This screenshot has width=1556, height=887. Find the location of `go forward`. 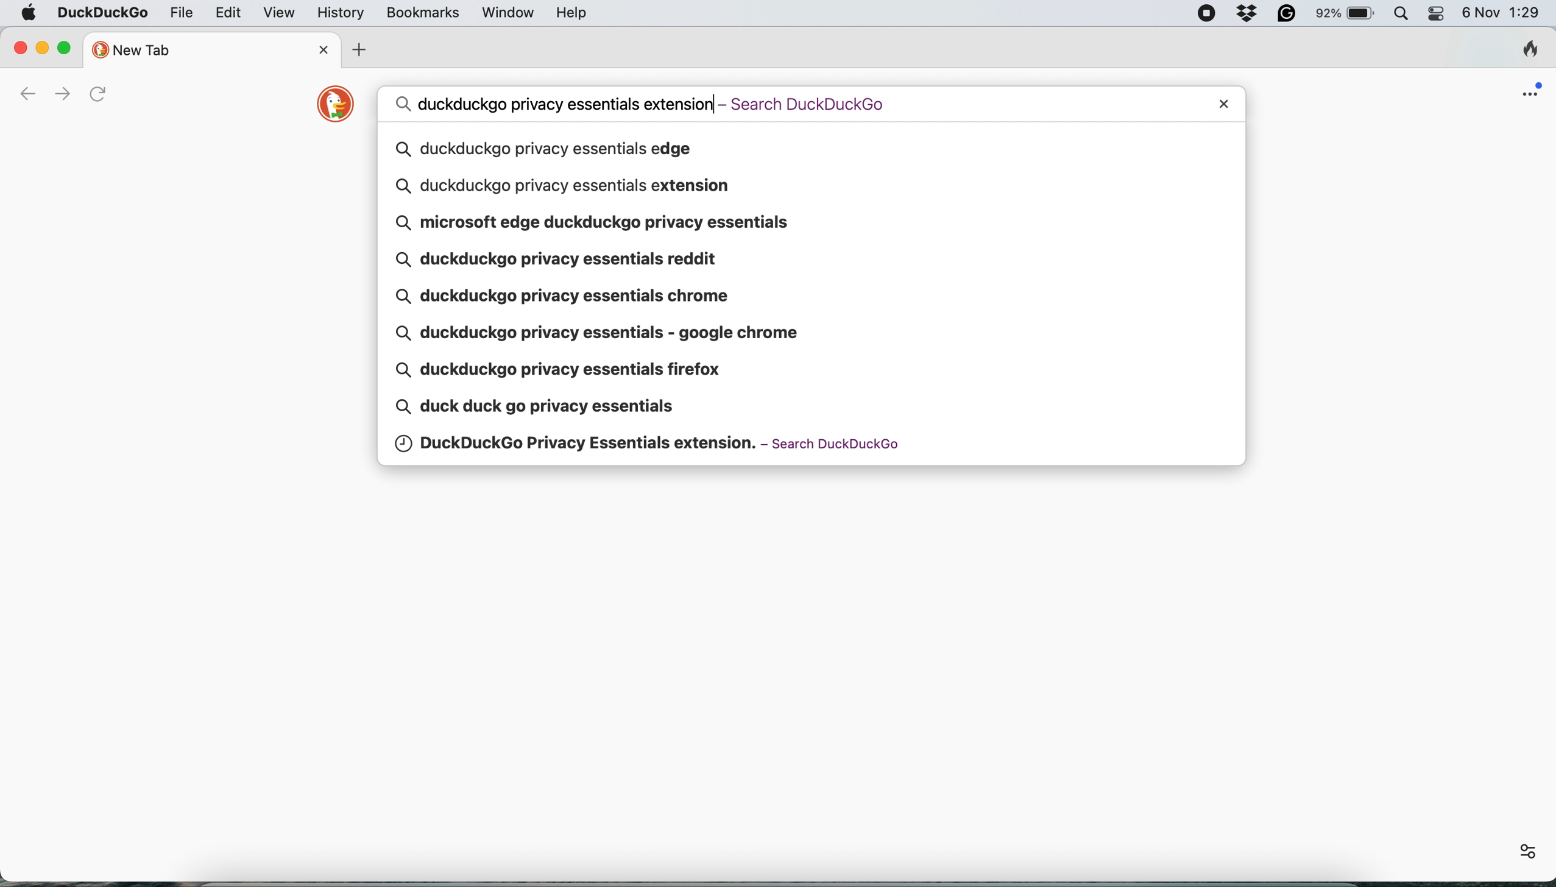

go forward is located at coordinates (62, 94).